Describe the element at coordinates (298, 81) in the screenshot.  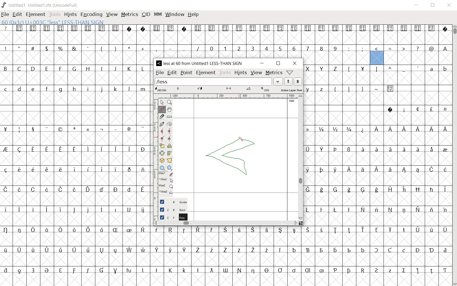
I see `show the previous word on the list` at that location.